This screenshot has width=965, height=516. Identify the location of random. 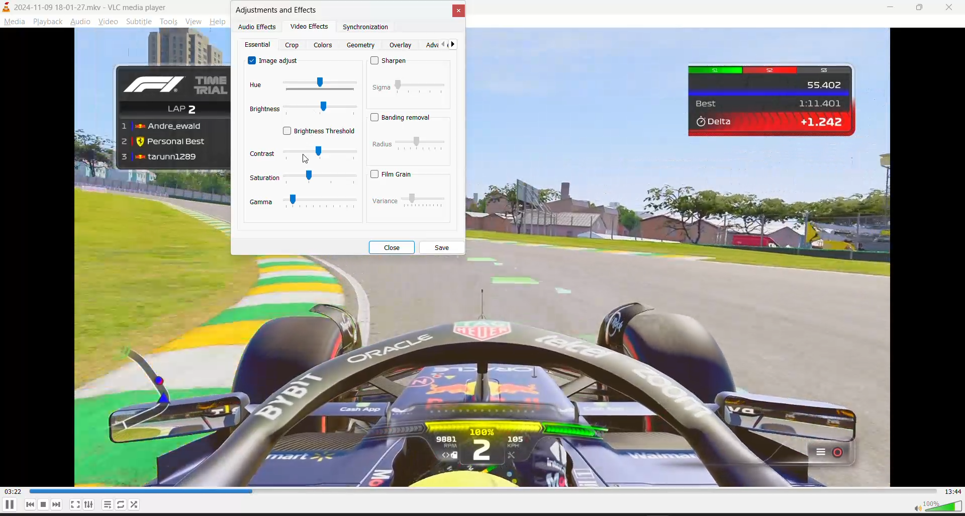
(122, 504).